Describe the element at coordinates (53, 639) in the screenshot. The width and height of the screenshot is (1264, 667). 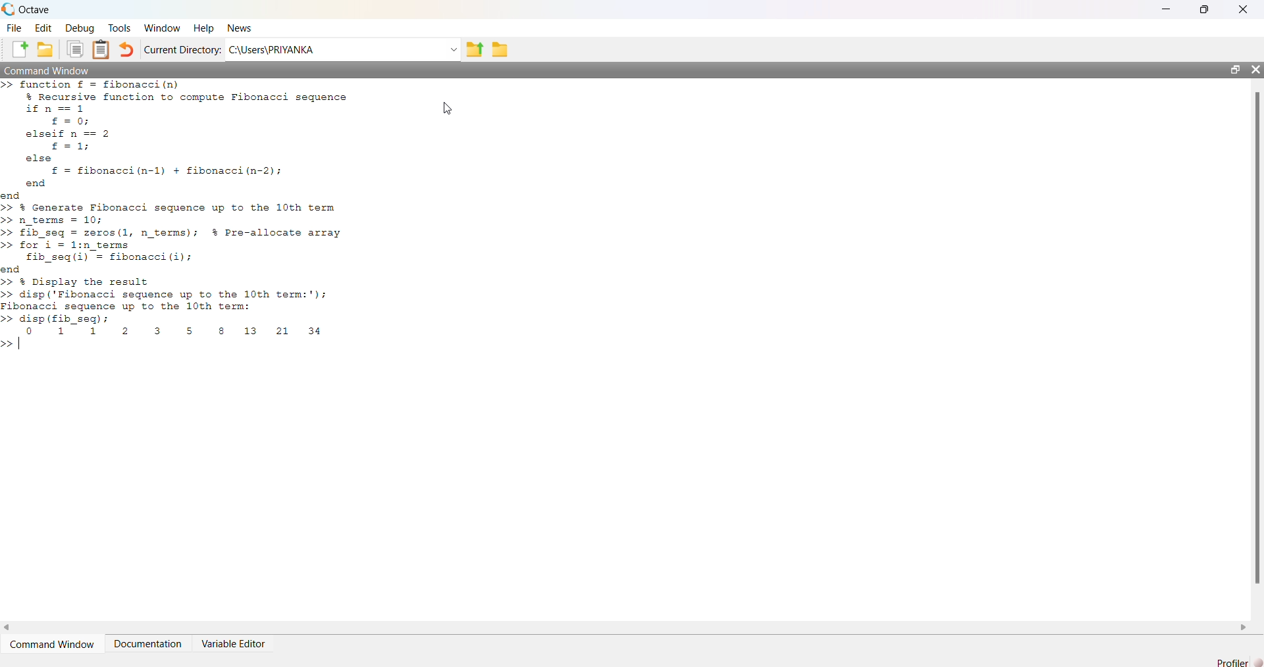
I see `‘Command Window` at that location.